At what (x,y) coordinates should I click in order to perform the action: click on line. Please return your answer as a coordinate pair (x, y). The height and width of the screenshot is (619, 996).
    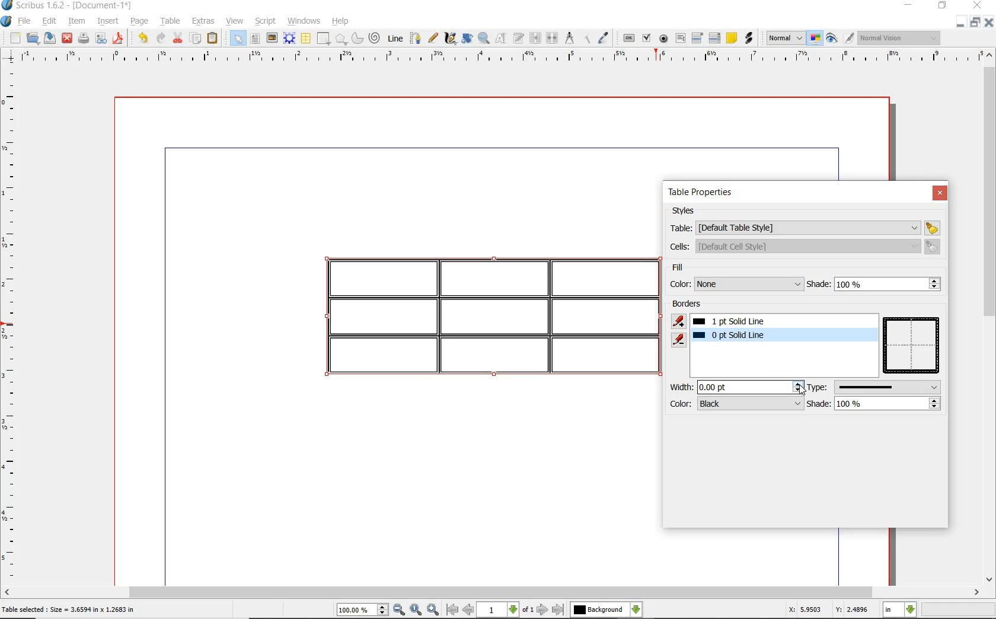
    Looking at the image, I should click on (395, 38).